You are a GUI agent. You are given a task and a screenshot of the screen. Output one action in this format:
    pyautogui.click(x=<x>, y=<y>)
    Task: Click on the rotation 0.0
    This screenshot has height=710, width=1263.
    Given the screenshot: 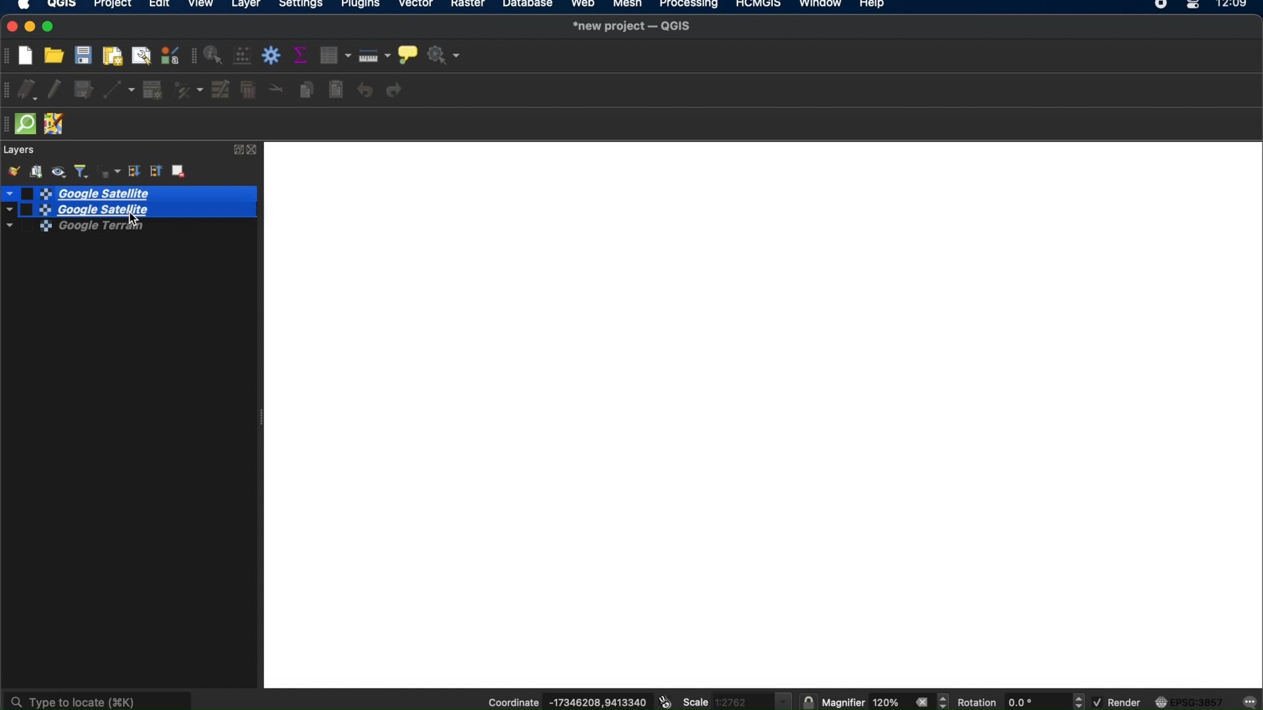 What is the action you would take?
    pyautogui.click(x=1003, y=702)
    